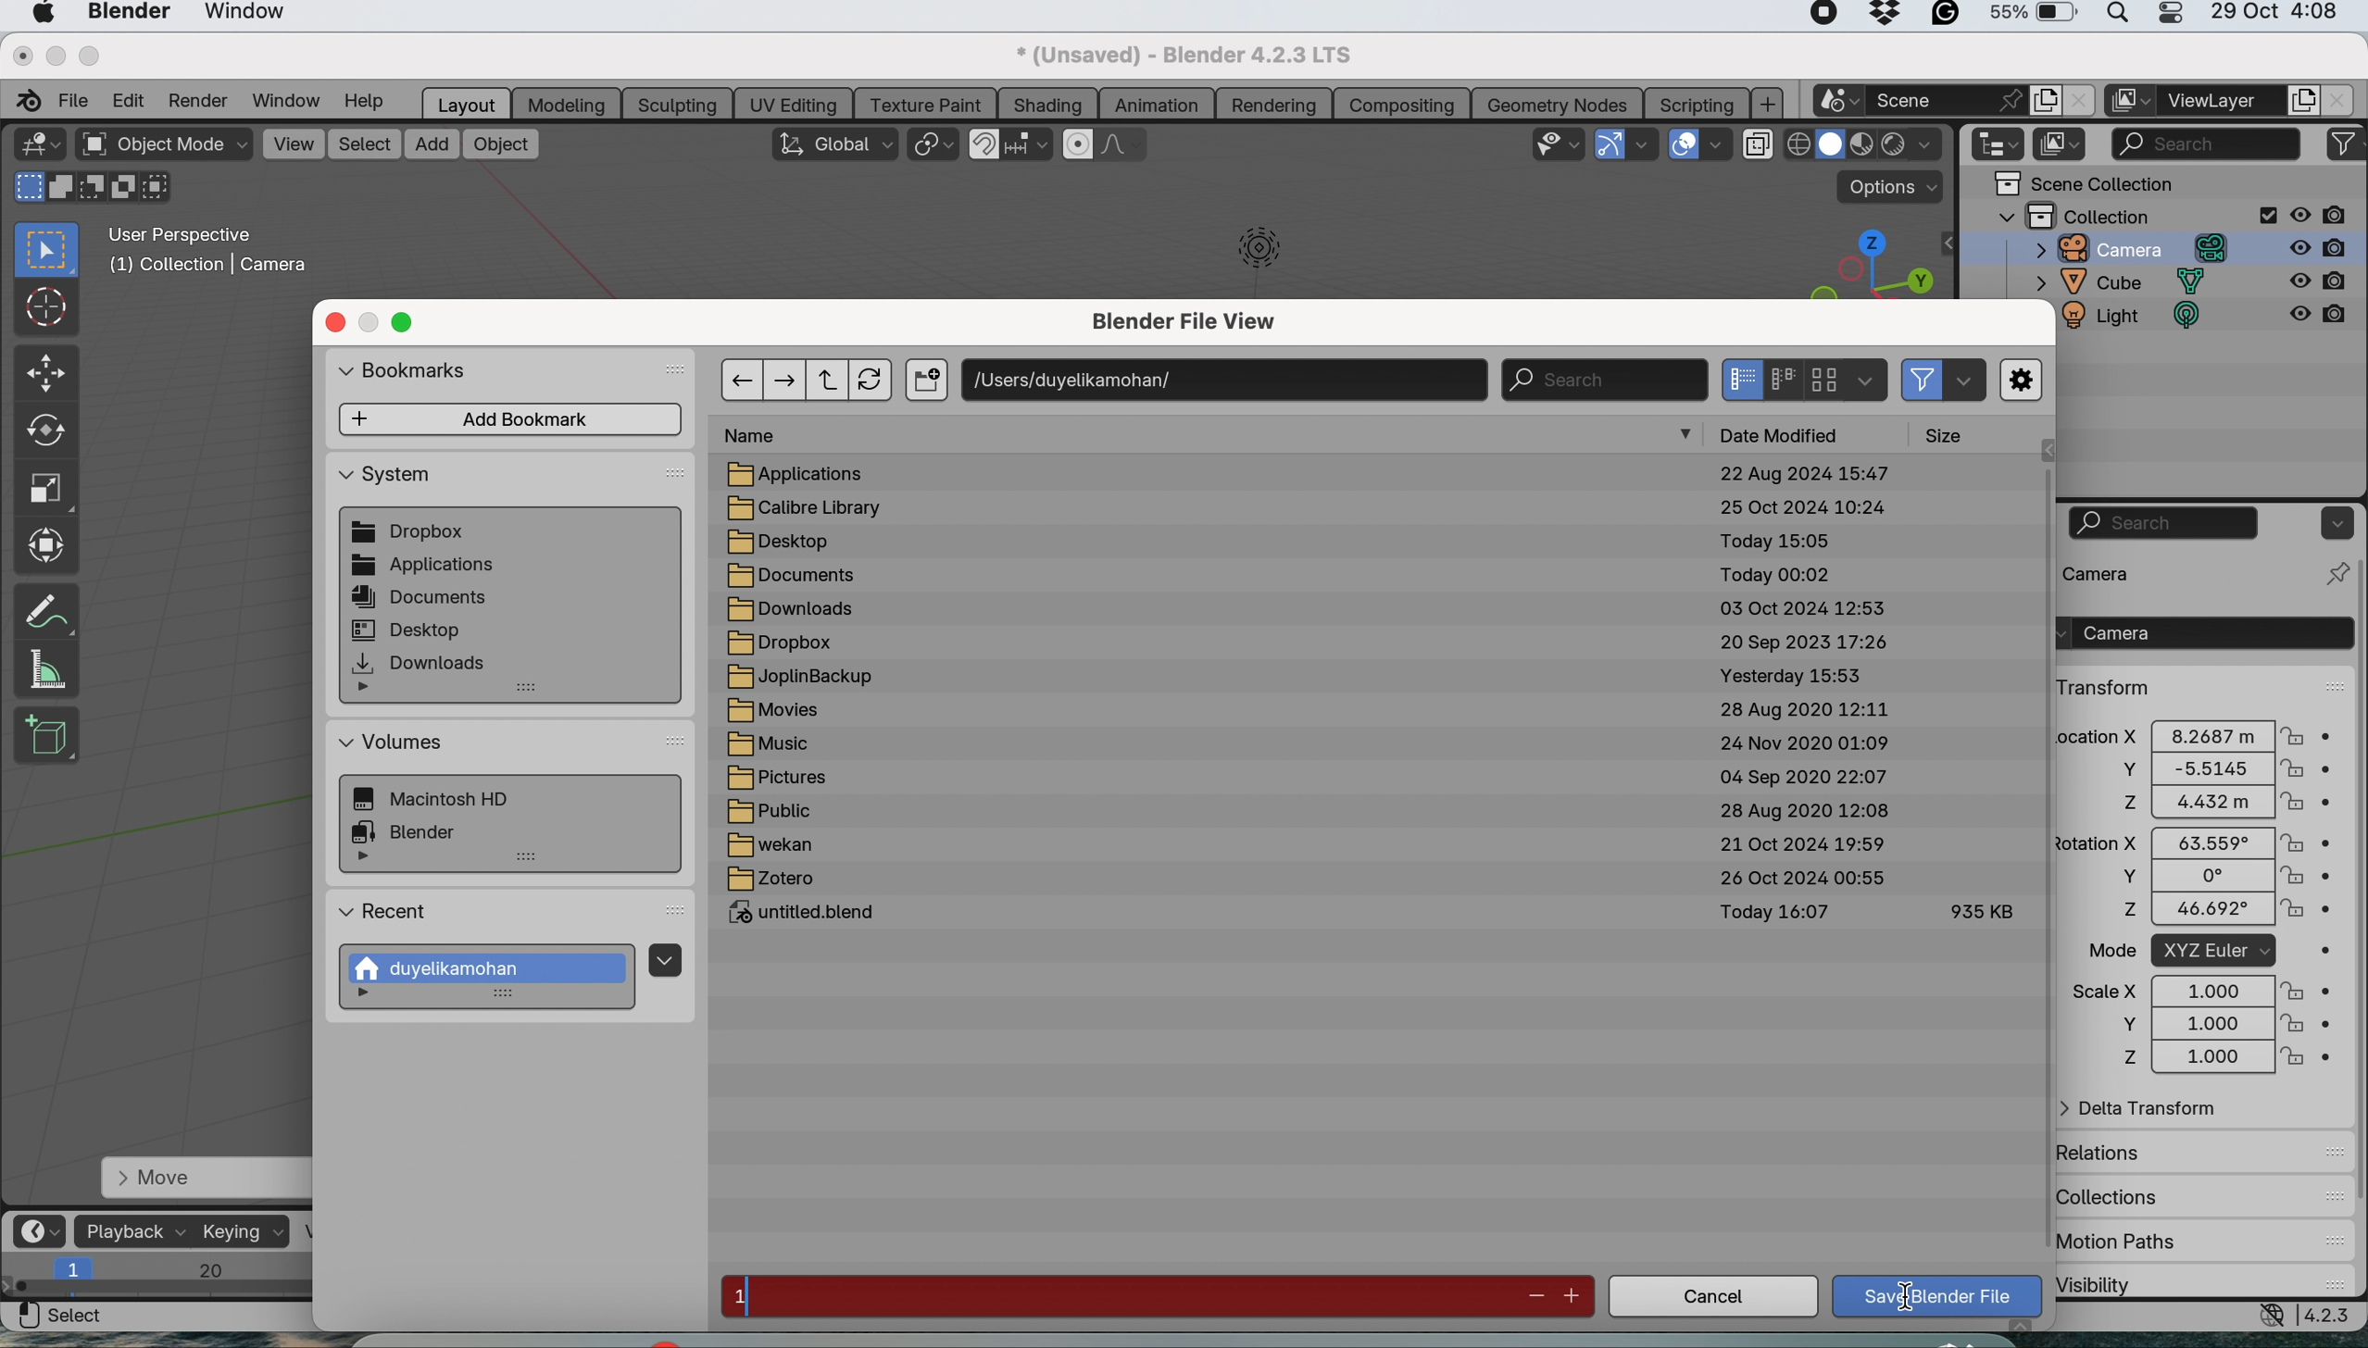  What do you see at coordinates (1685, 144) in the screenshot?
I see `show overlays` at bounding box center [1685, 144].